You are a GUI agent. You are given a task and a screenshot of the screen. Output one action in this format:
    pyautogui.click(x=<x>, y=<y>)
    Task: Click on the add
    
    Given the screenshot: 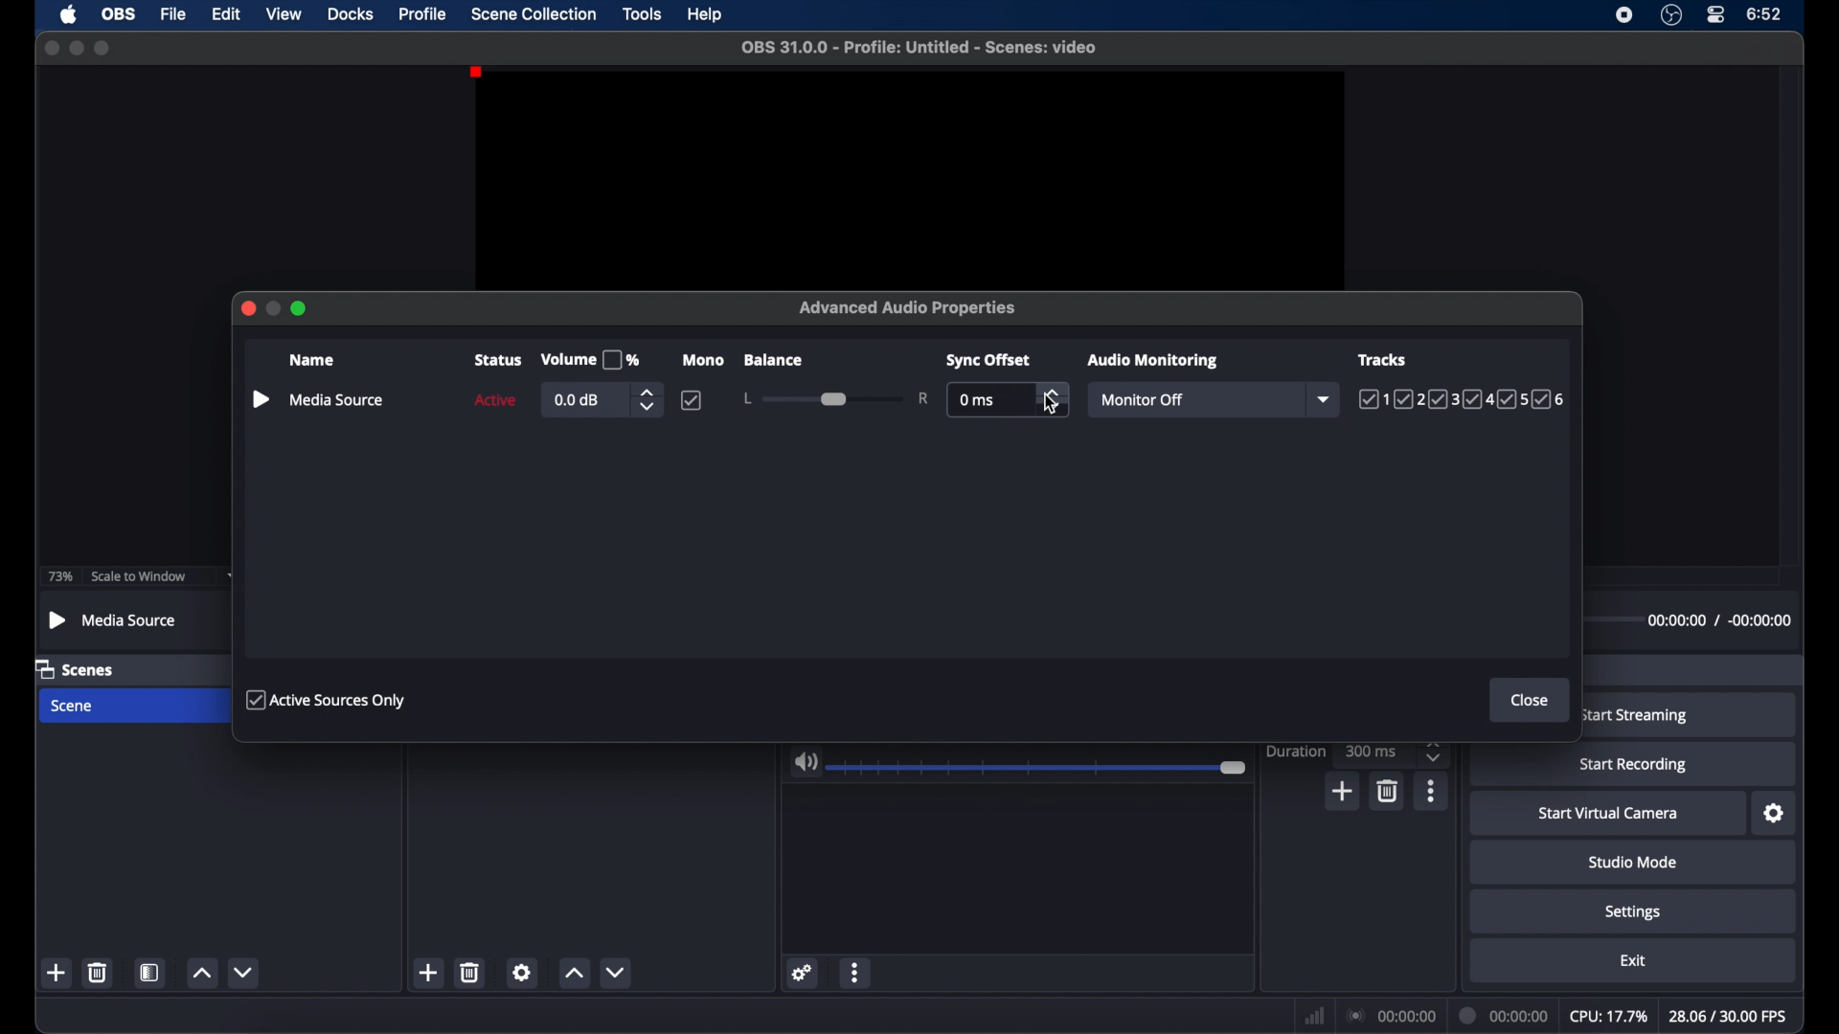 What is the action you would take?
    pyautogui.click(x=1344, y=792)
    